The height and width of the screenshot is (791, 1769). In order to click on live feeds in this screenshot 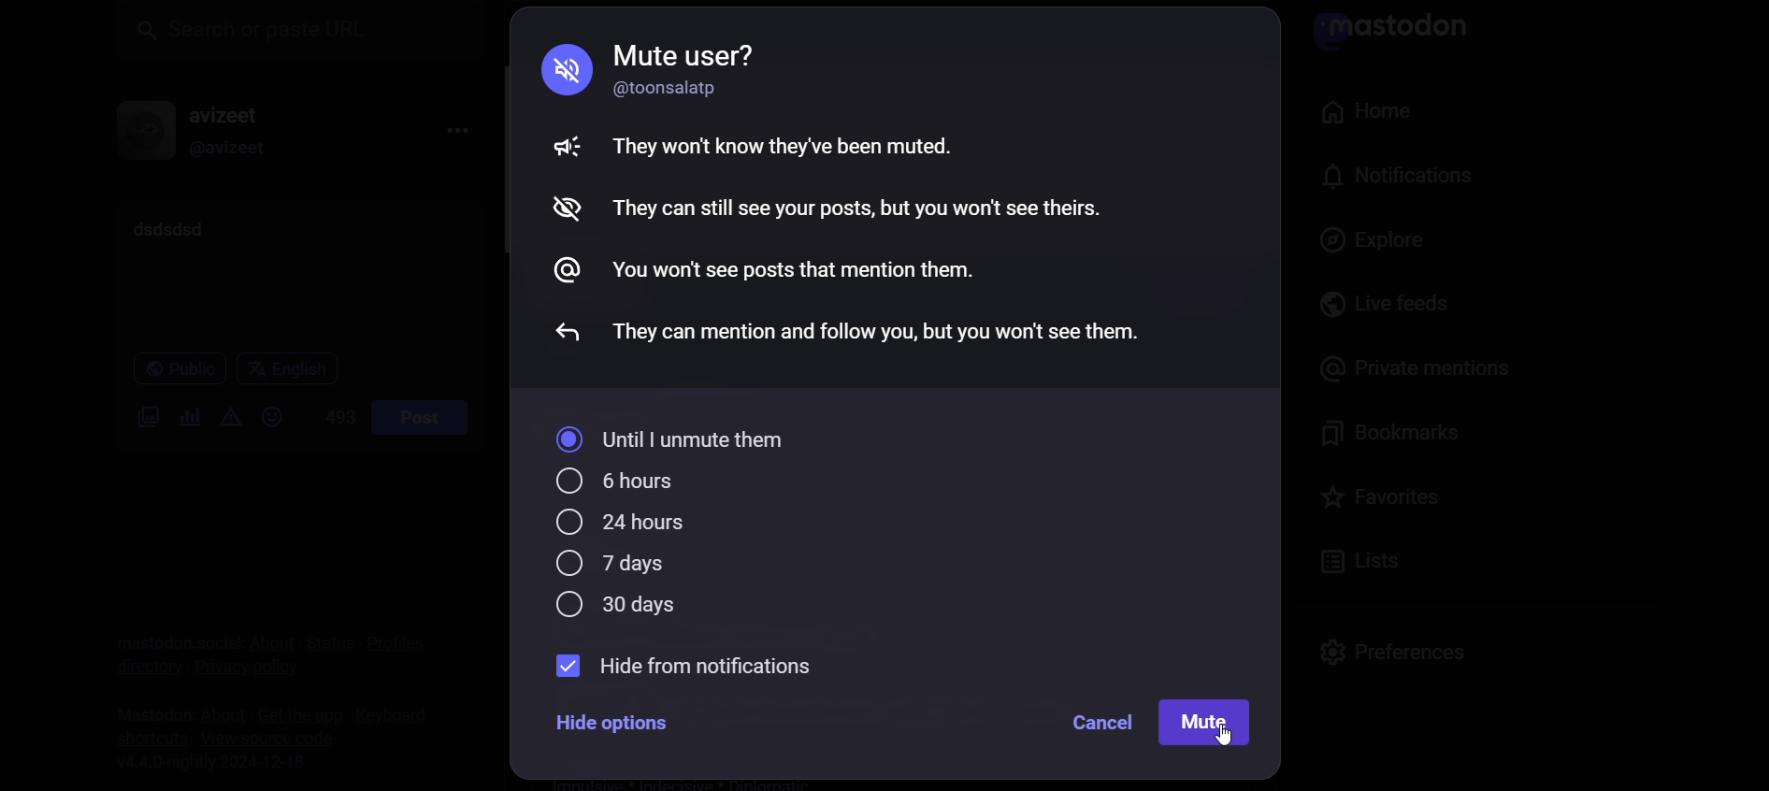, I will do `click(1390, 312)`.